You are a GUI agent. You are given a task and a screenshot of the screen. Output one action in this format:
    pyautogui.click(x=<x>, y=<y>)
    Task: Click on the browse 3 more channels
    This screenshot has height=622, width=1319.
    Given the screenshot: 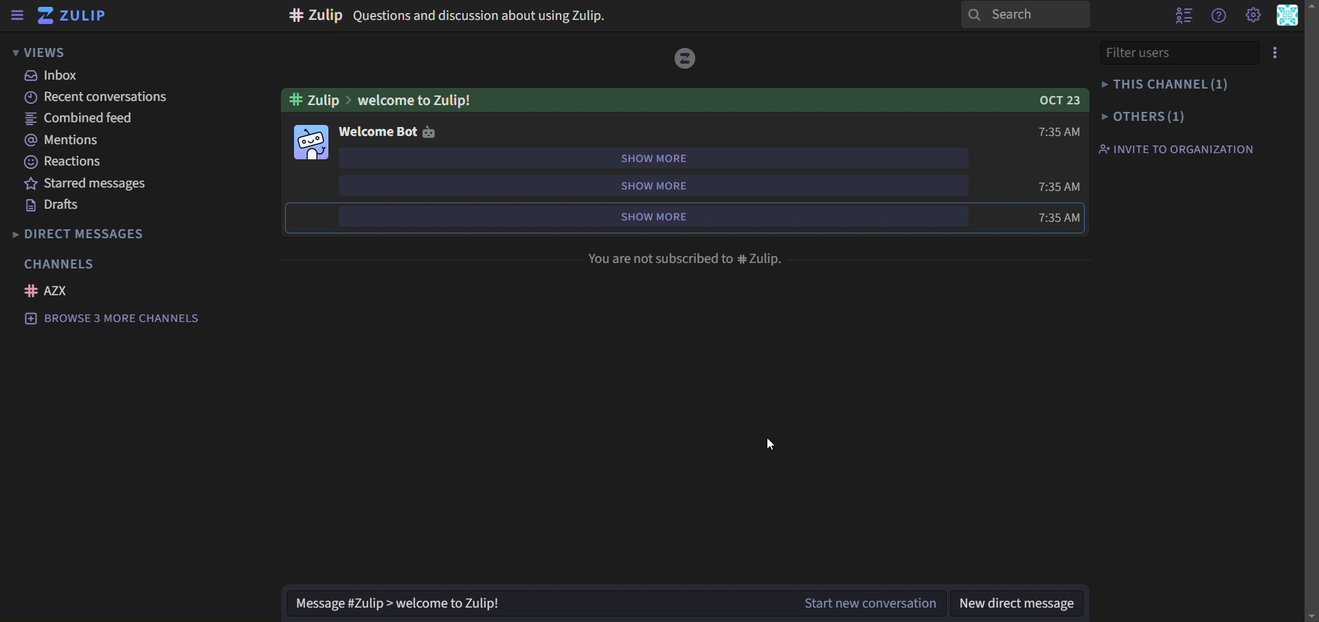 What is the action you would take?
    pyautogui.click(x=113, y=319)
    